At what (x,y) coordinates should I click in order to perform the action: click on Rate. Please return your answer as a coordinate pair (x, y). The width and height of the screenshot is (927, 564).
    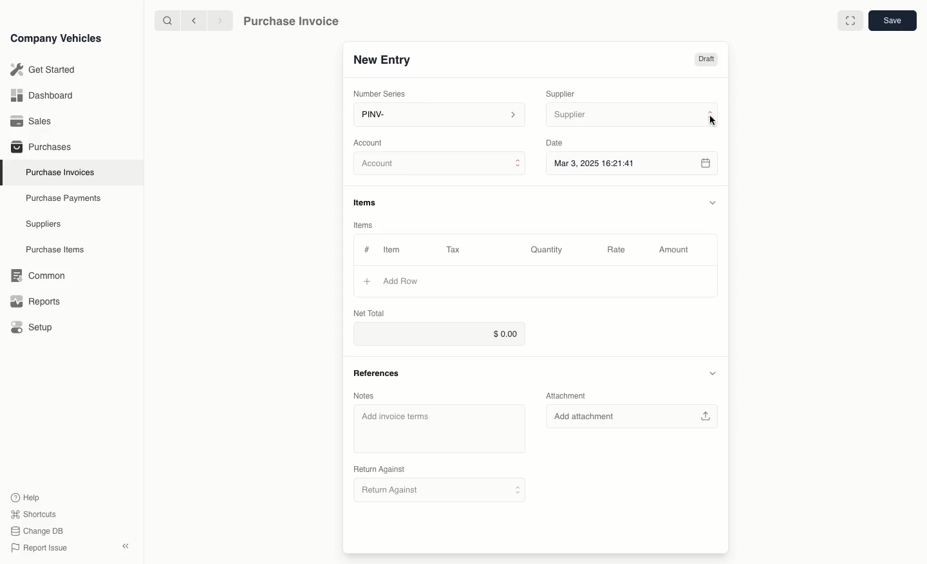
    Looking at the image, I should click on (617, 250).